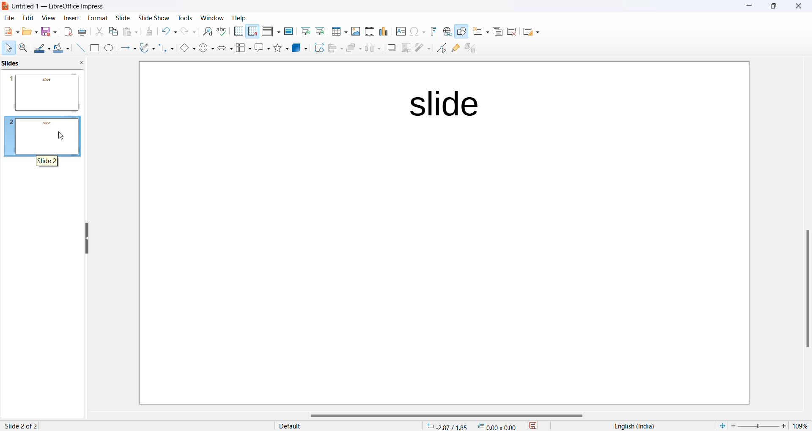  Describe the element at coordinates (720, 426) in the screenshot. I see `fit to current window` at that location.